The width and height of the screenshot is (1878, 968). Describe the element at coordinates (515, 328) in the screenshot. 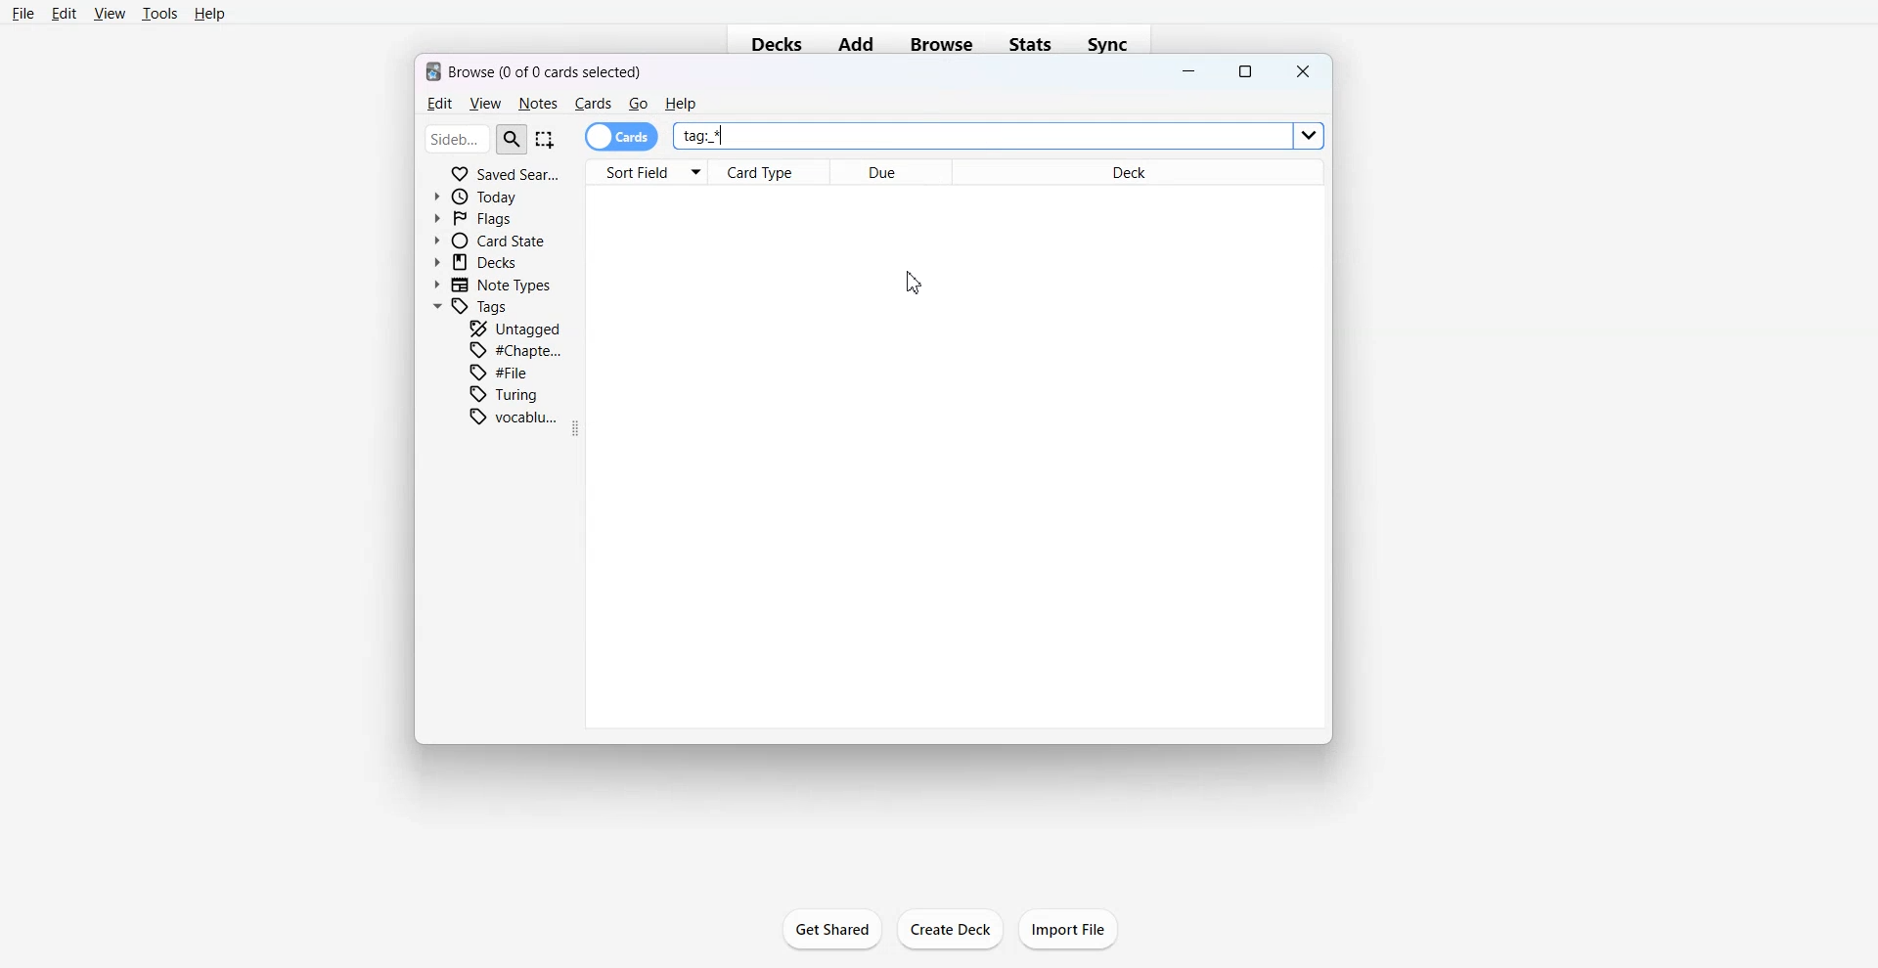

I see `Untagged` at that location.